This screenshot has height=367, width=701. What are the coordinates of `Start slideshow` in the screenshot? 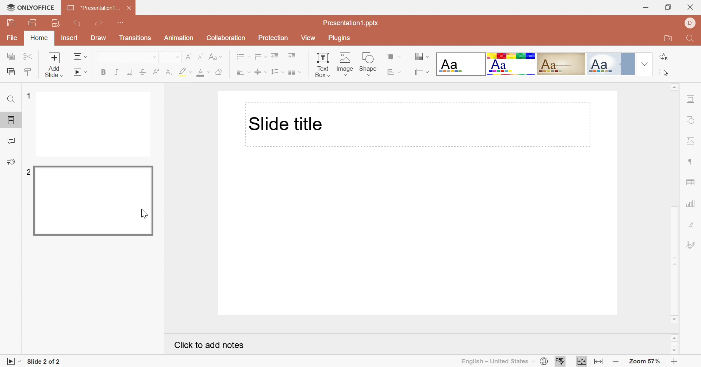 It's located at (79, 72).